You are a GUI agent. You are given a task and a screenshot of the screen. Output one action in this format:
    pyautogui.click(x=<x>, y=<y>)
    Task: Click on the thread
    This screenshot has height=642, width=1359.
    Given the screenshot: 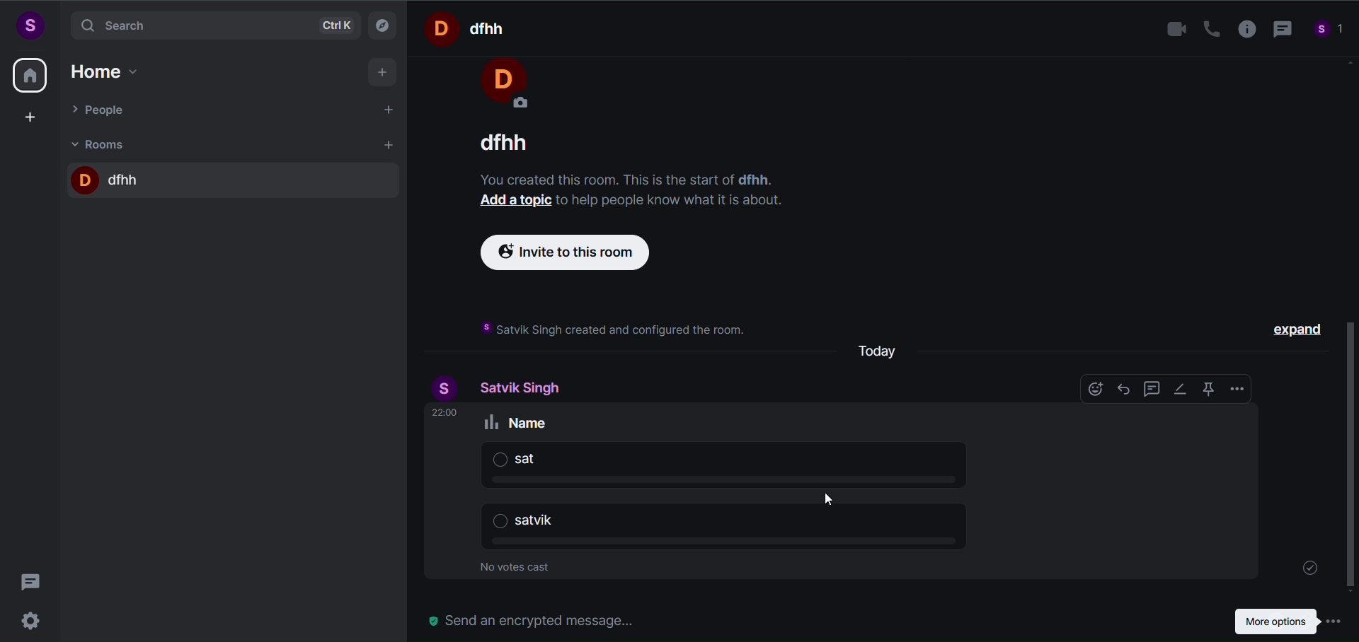 What is the action you would take?
    pyautogui.click(x=1280, y=30)
    